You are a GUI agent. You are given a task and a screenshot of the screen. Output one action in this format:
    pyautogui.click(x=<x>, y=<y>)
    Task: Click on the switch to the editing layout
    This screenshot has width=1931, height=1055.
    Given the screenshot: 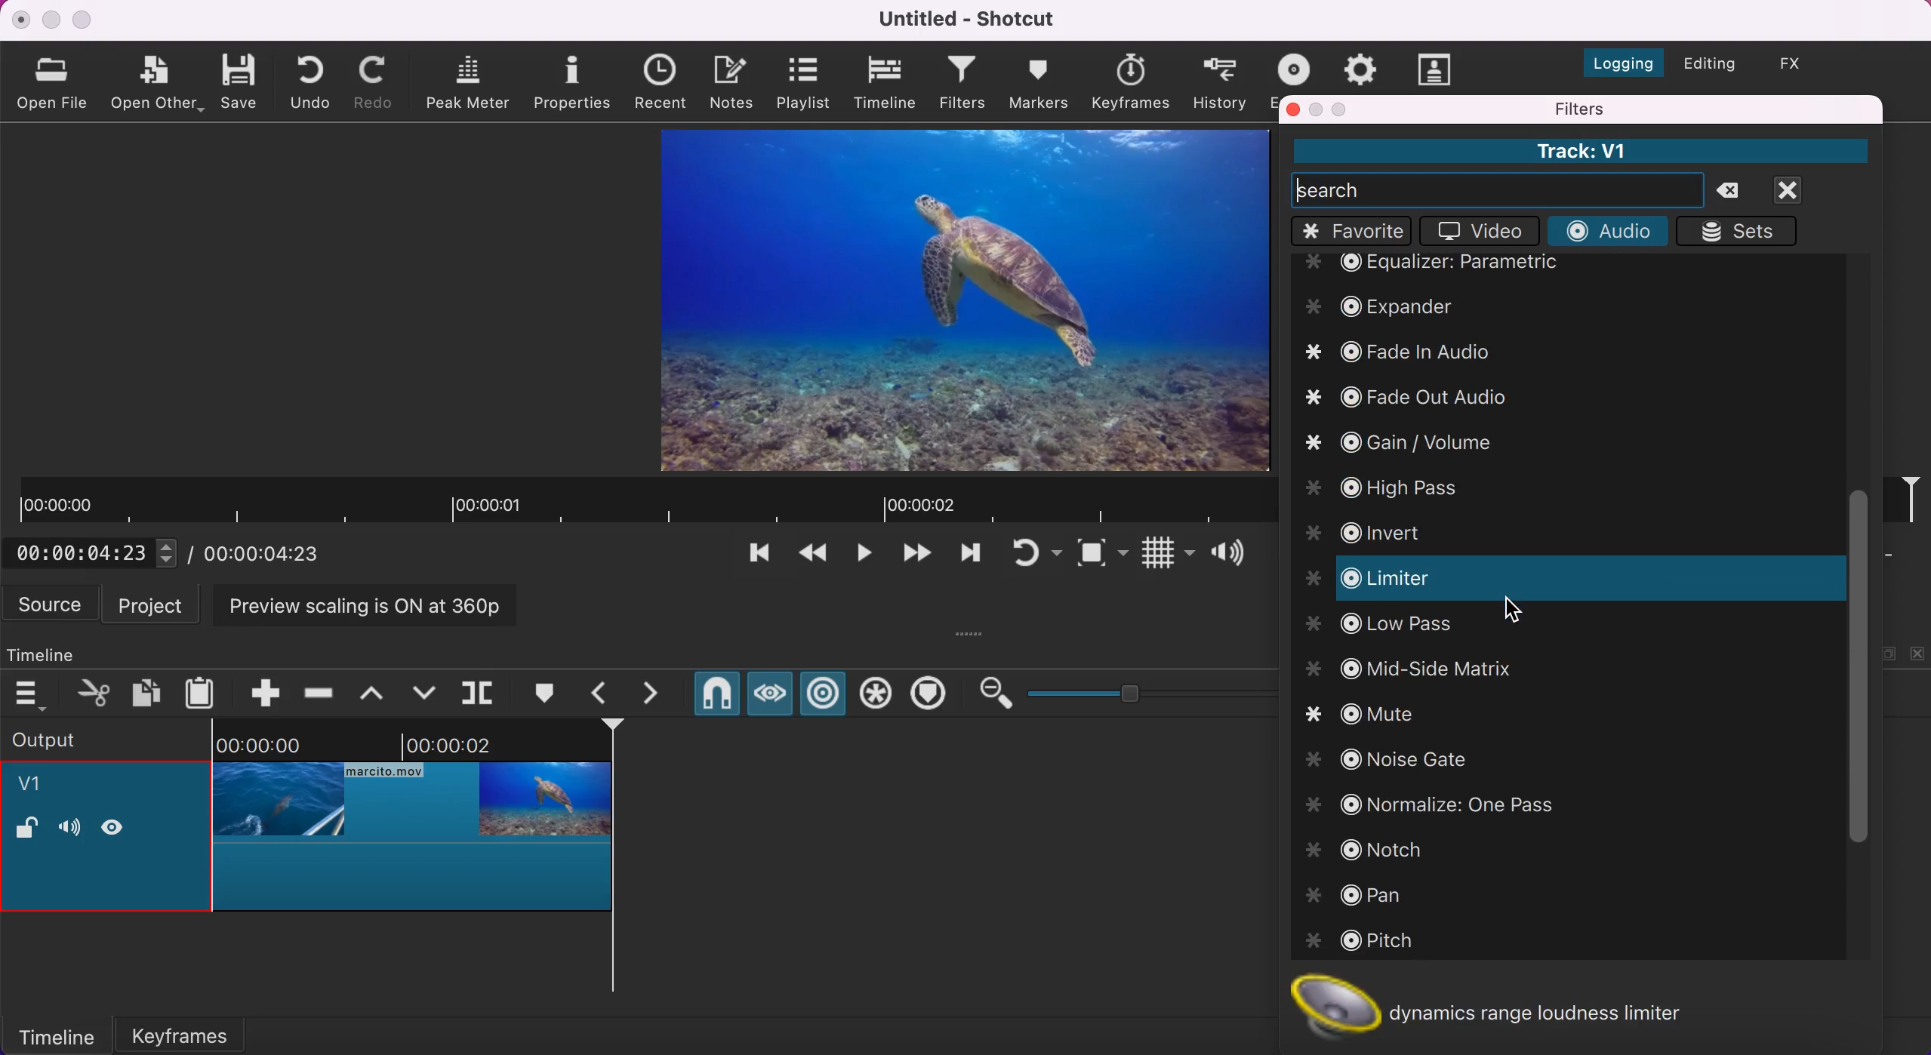 What is the action you would take?
    pyautogui.click(x=1708, y=66)
    